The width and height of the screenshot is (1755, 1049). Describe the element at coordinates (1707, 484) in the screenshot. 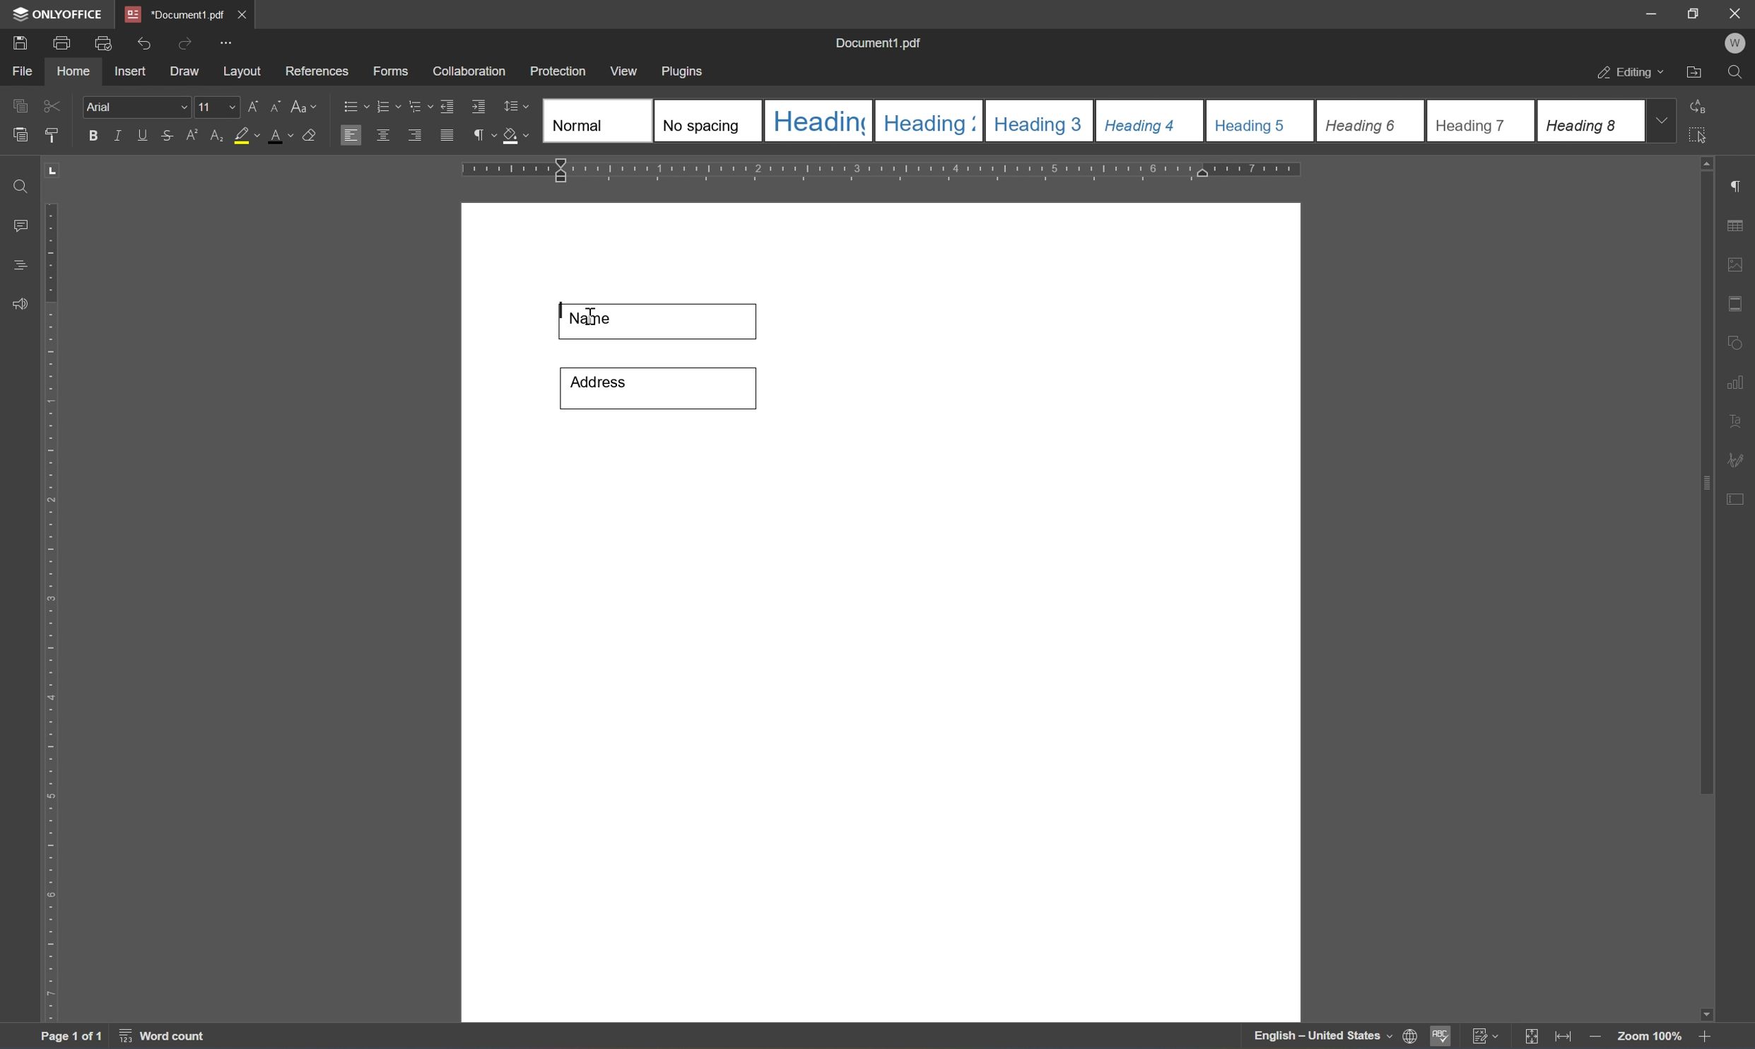

I see `scroll bar` at that location.